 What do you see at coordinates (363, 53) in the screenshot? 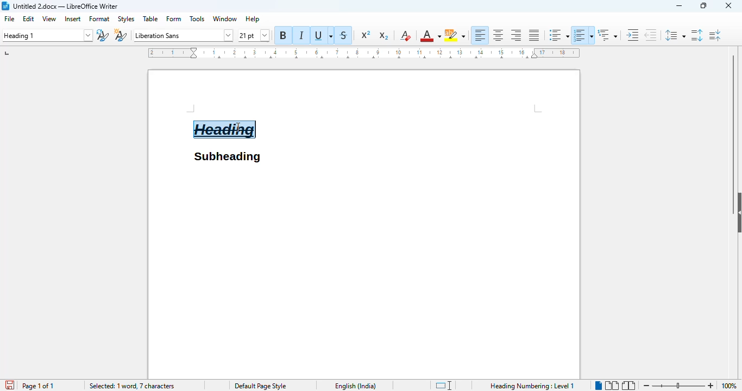
I see `ruler` at bounding box center [363, 53].